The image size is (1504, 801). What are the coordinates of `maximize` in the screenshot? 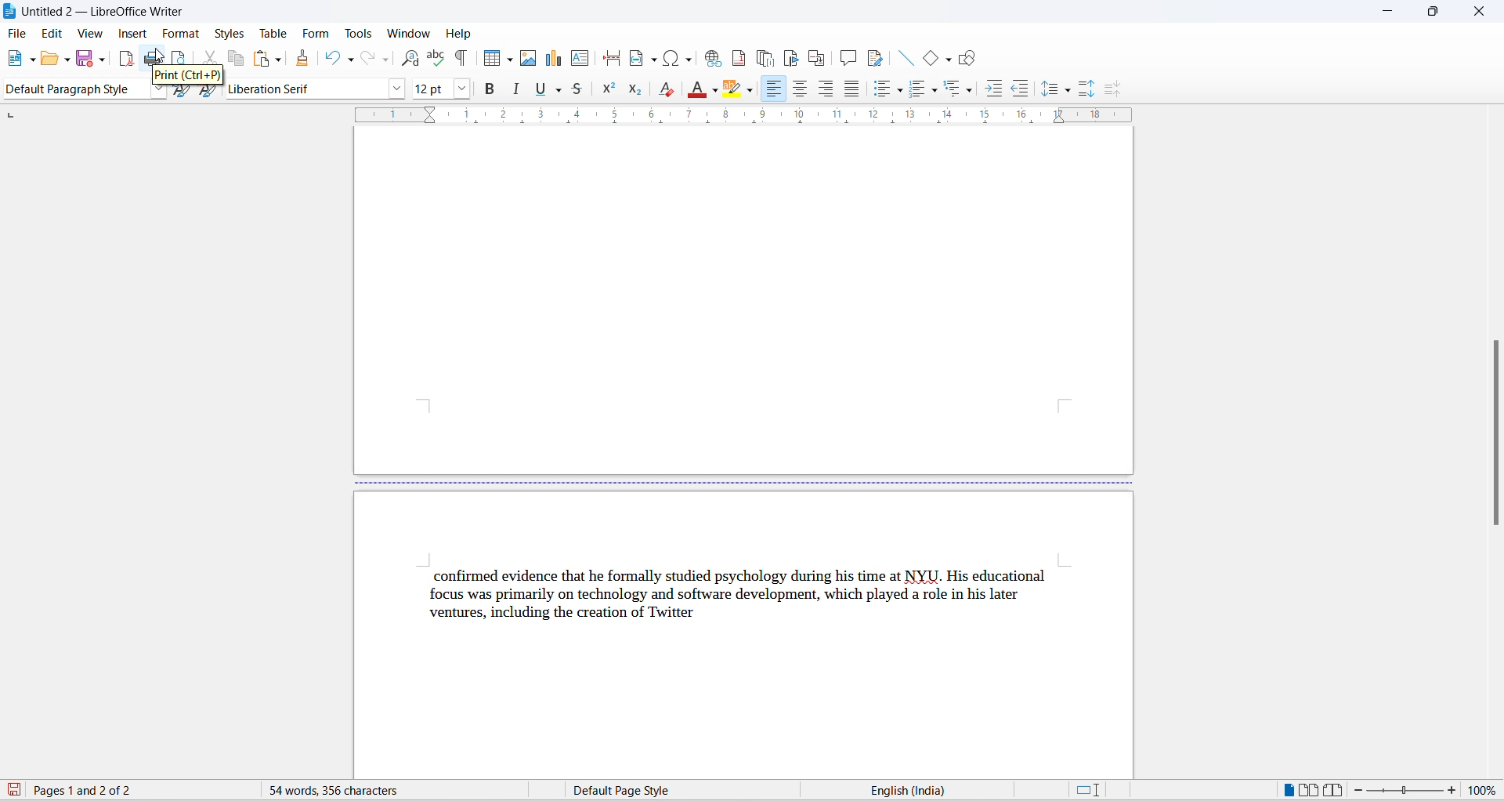 It's located at (1433, 13).